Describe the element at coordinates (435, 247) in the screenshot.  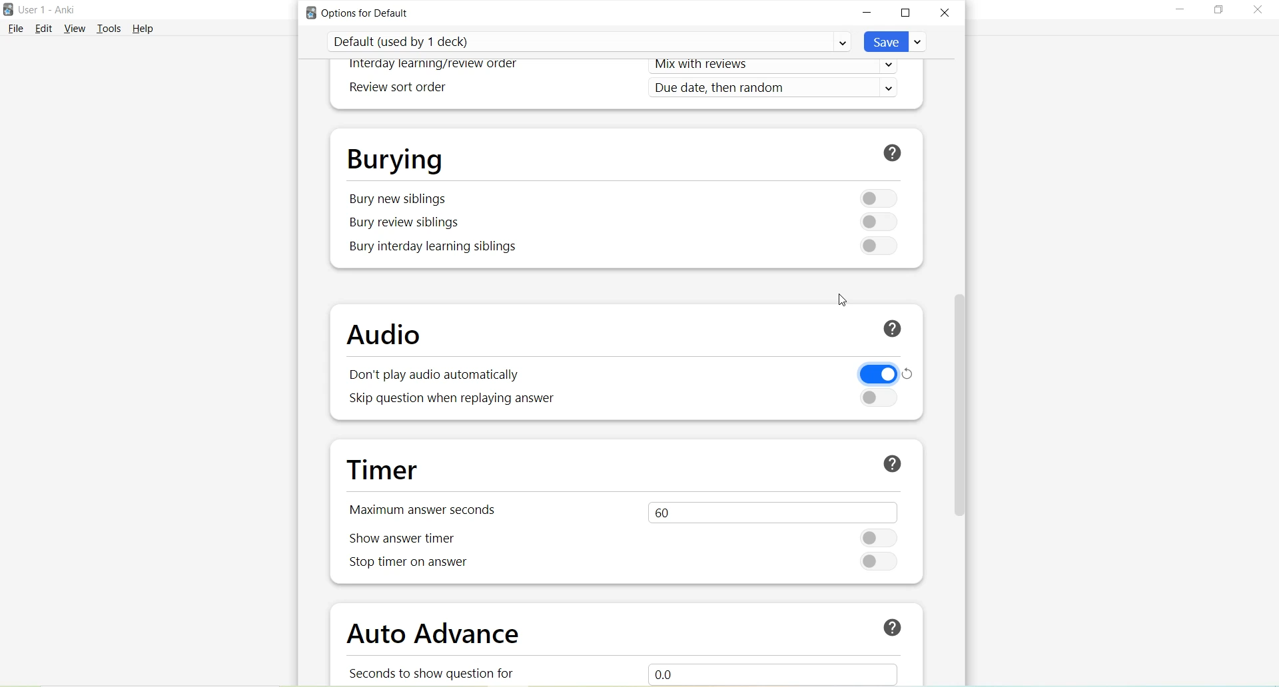
I see `Bury interday learning siblings` at that location.